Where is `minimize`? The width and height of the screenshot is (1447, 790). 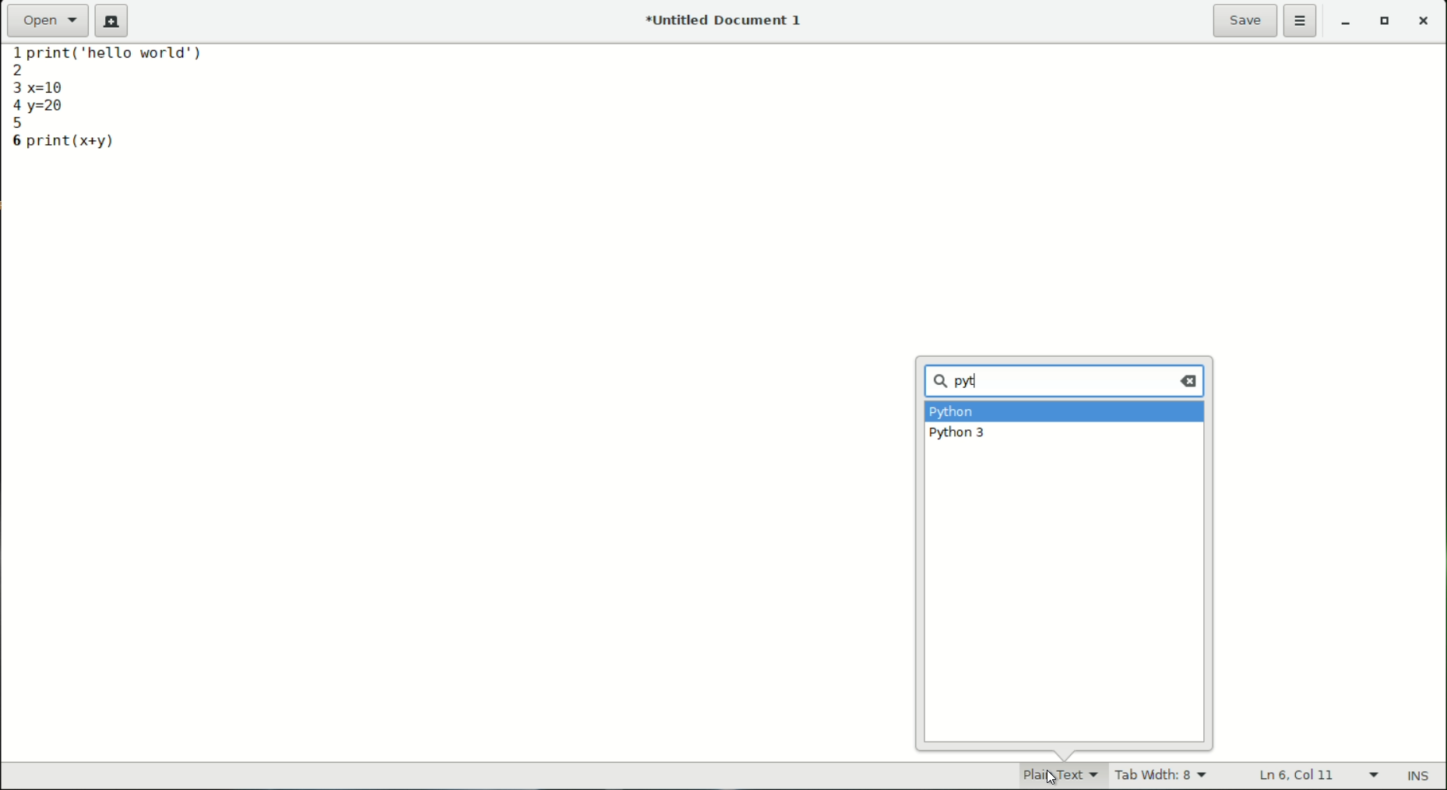 minimize is located at coordinates (1347, 23).